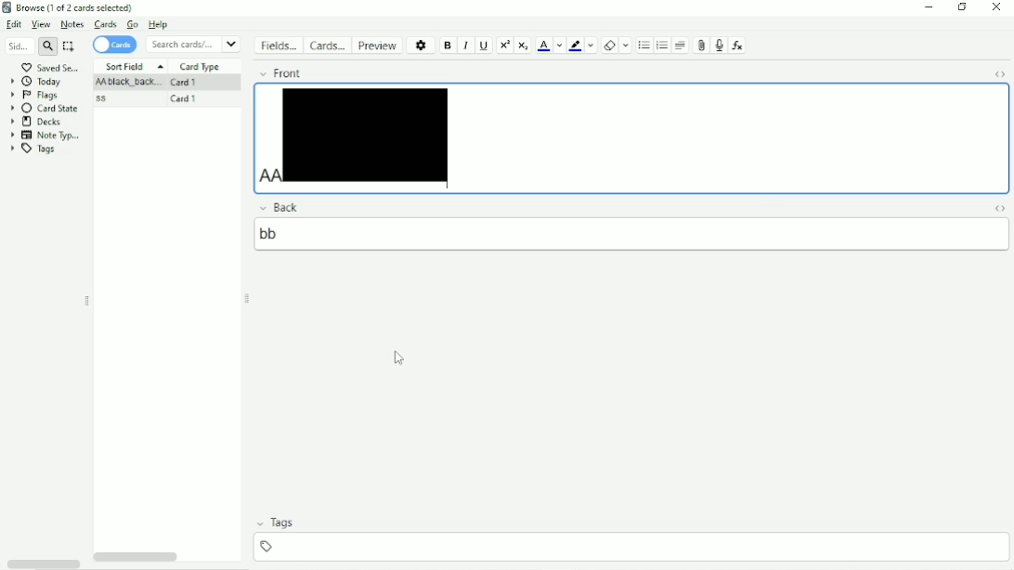 The height and width of the screenshot is (570, 1014). I want to click on Subscript, so click(525, 46).